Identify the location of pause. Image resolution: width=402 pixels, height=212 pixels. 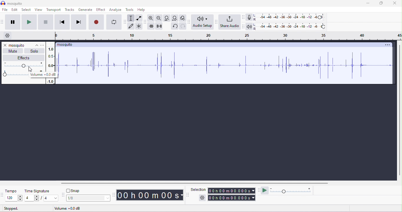
(11, 22).